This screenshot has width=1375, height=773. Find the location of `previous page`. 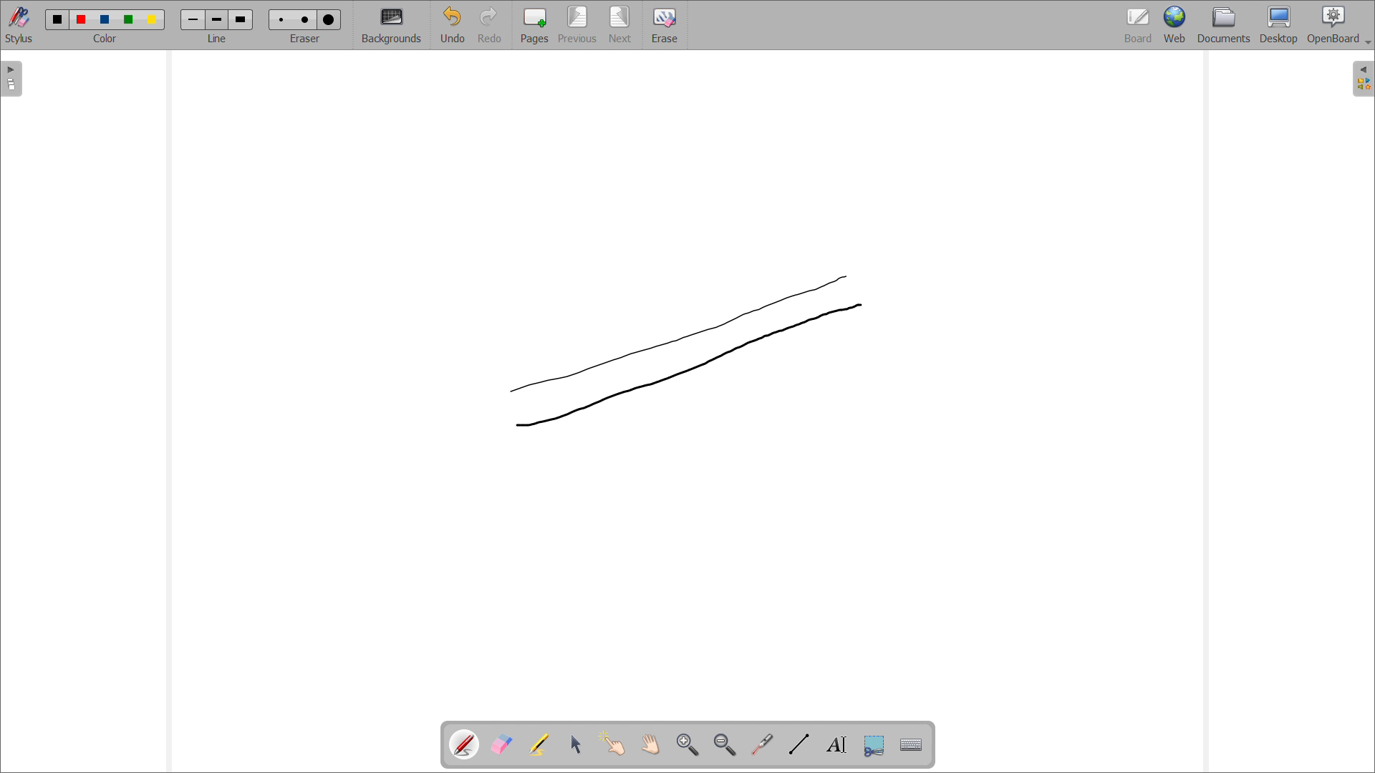

previous page is located at coordinates (578, 24).